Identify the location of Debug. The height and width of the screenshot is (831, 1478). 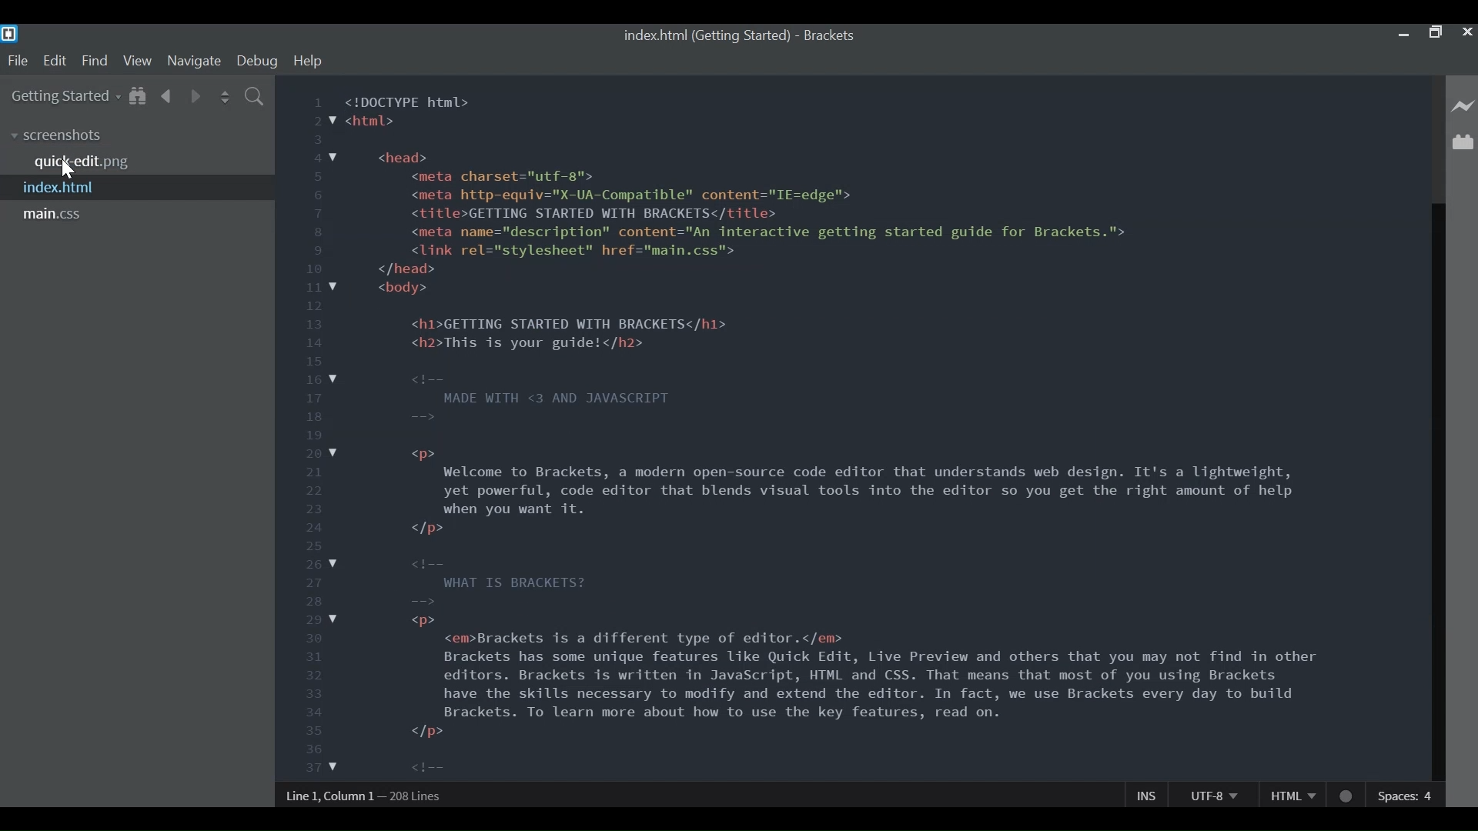
(257, 61).